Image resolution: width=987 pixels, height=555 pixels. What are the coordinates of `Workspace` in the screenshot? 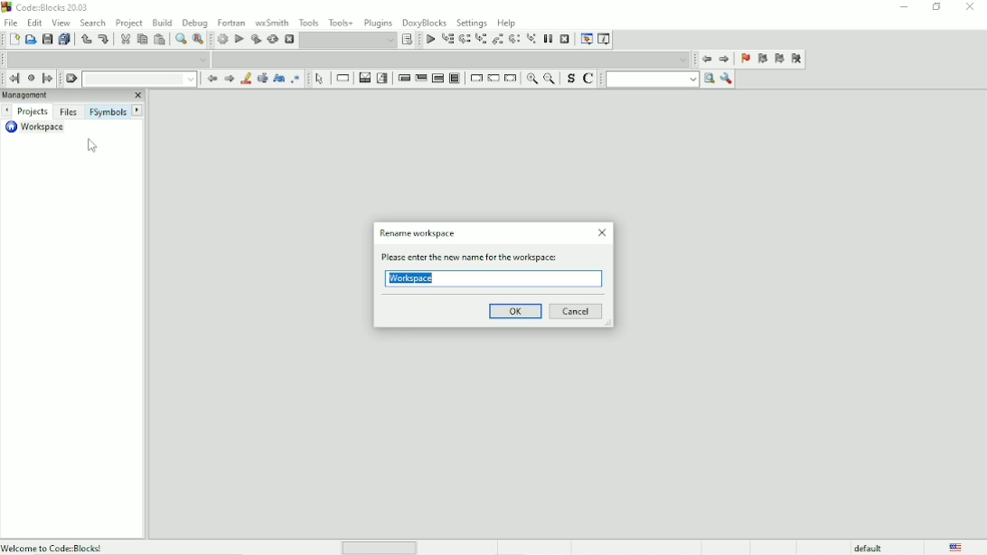 It's located at (411, 279).